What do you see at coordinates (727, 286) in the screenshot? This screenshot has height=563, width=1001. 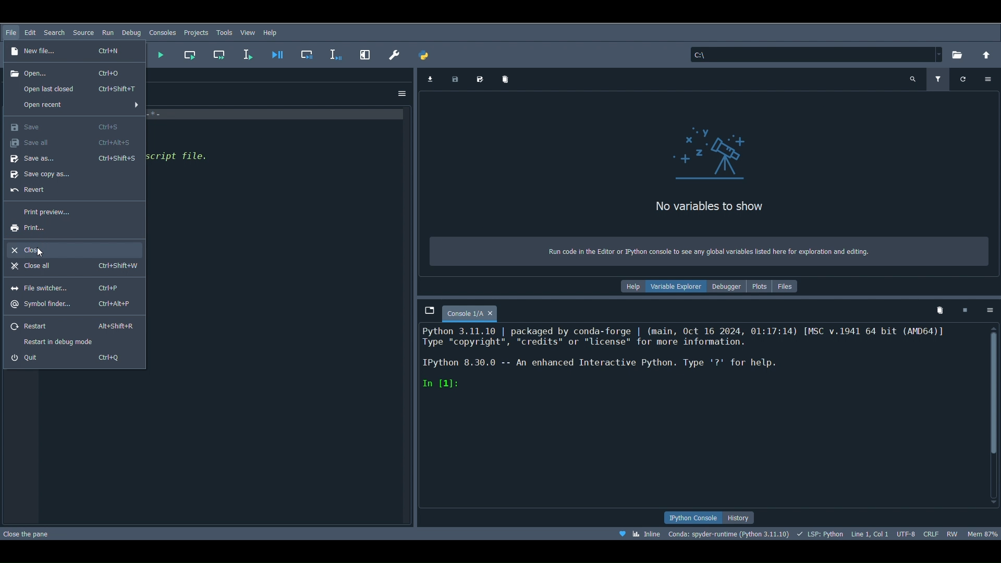 I see `Debugger` at bounding box center [727, 286].